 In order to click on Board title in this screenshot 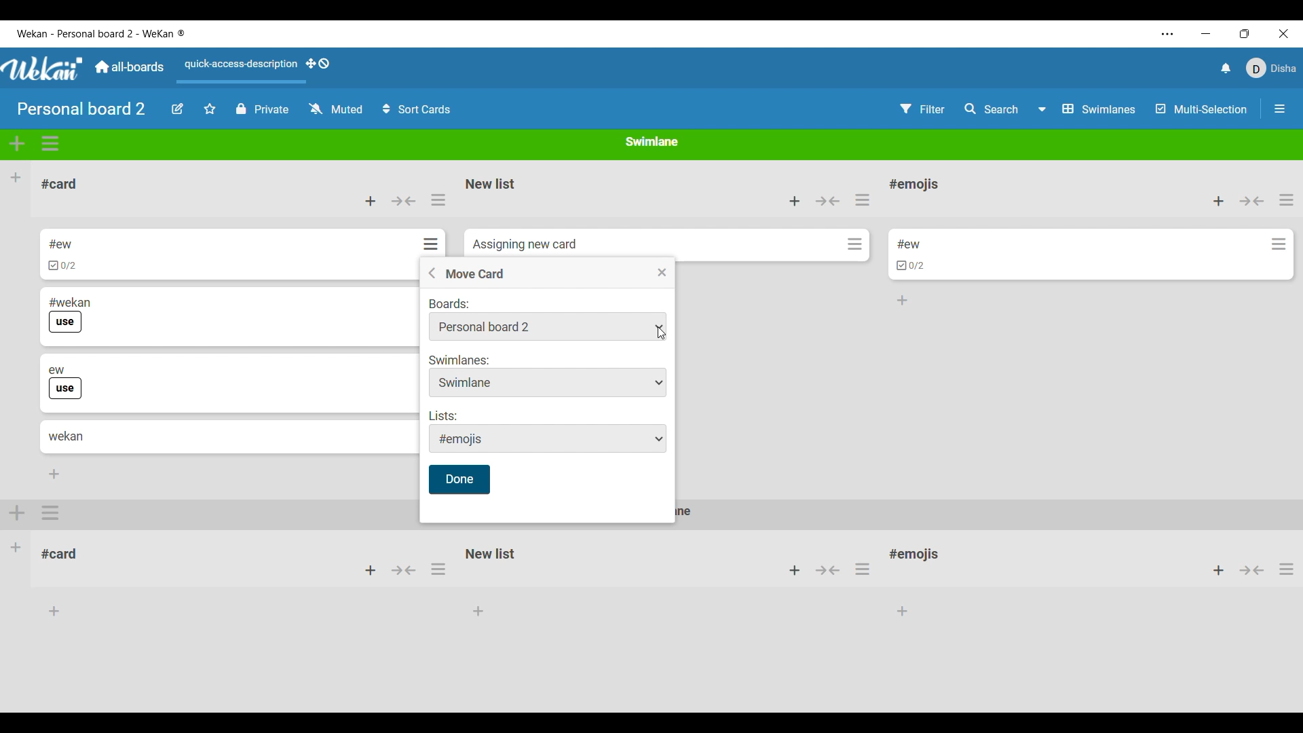, I will do `click(82, 108)`.